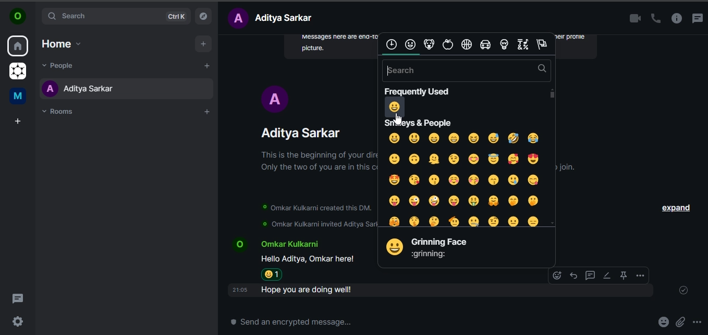  Describe the element at coordinates (394, 138) in the screenshot. I see `grinning face` at that location.